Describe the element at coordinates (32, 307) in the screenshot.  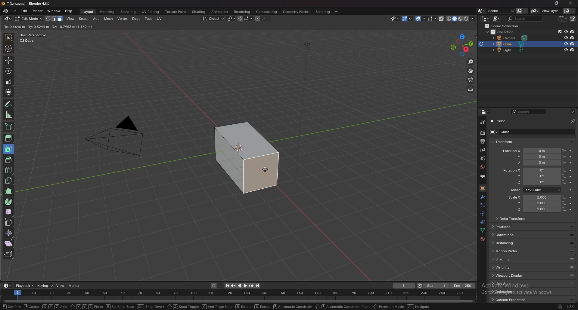
I see `Cancel` at that location.